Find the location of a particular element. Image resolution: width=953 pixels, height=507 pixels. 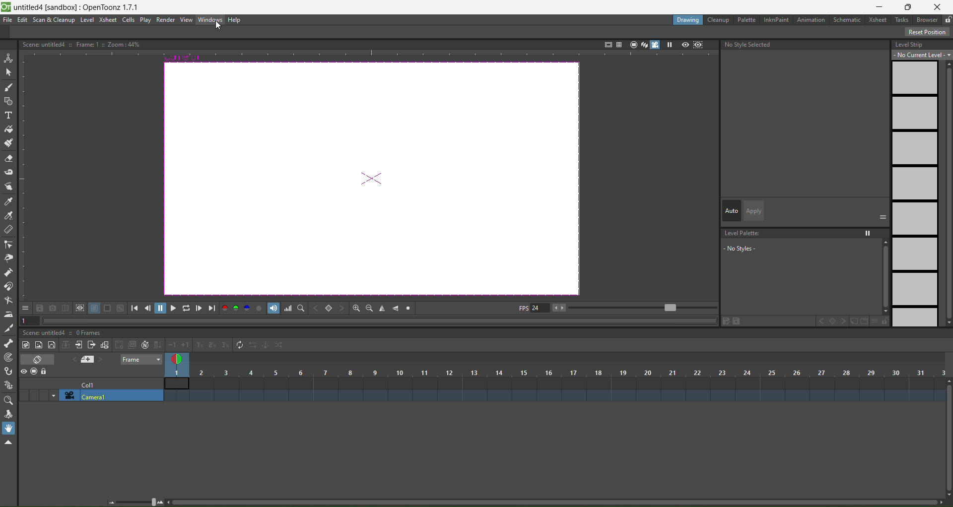

swing is located at coordinates (266, 347).